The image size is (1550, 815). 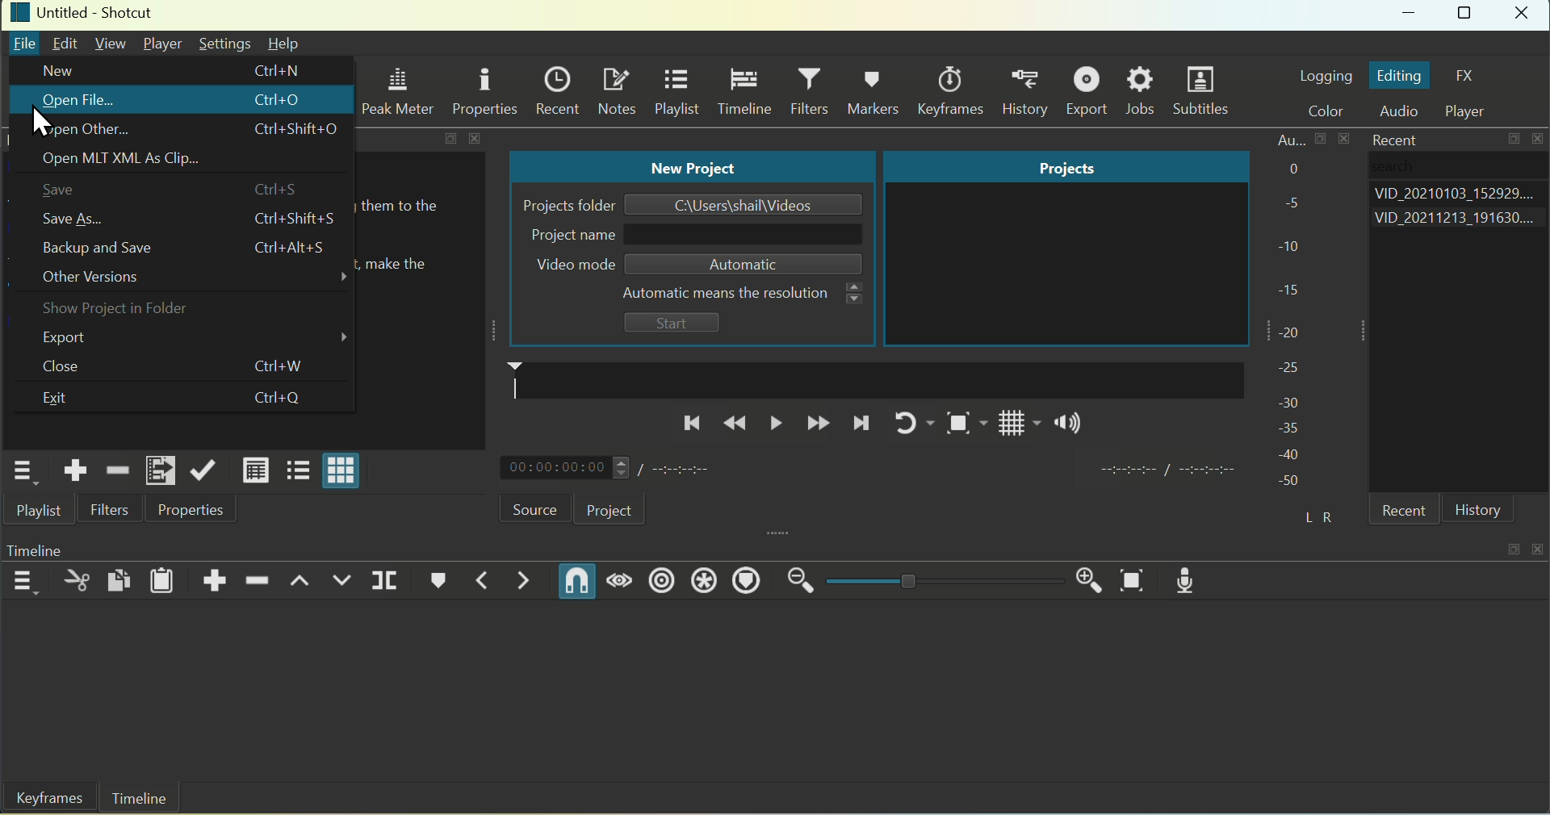 I want to click on Playlist, so click(x=42, y=512).